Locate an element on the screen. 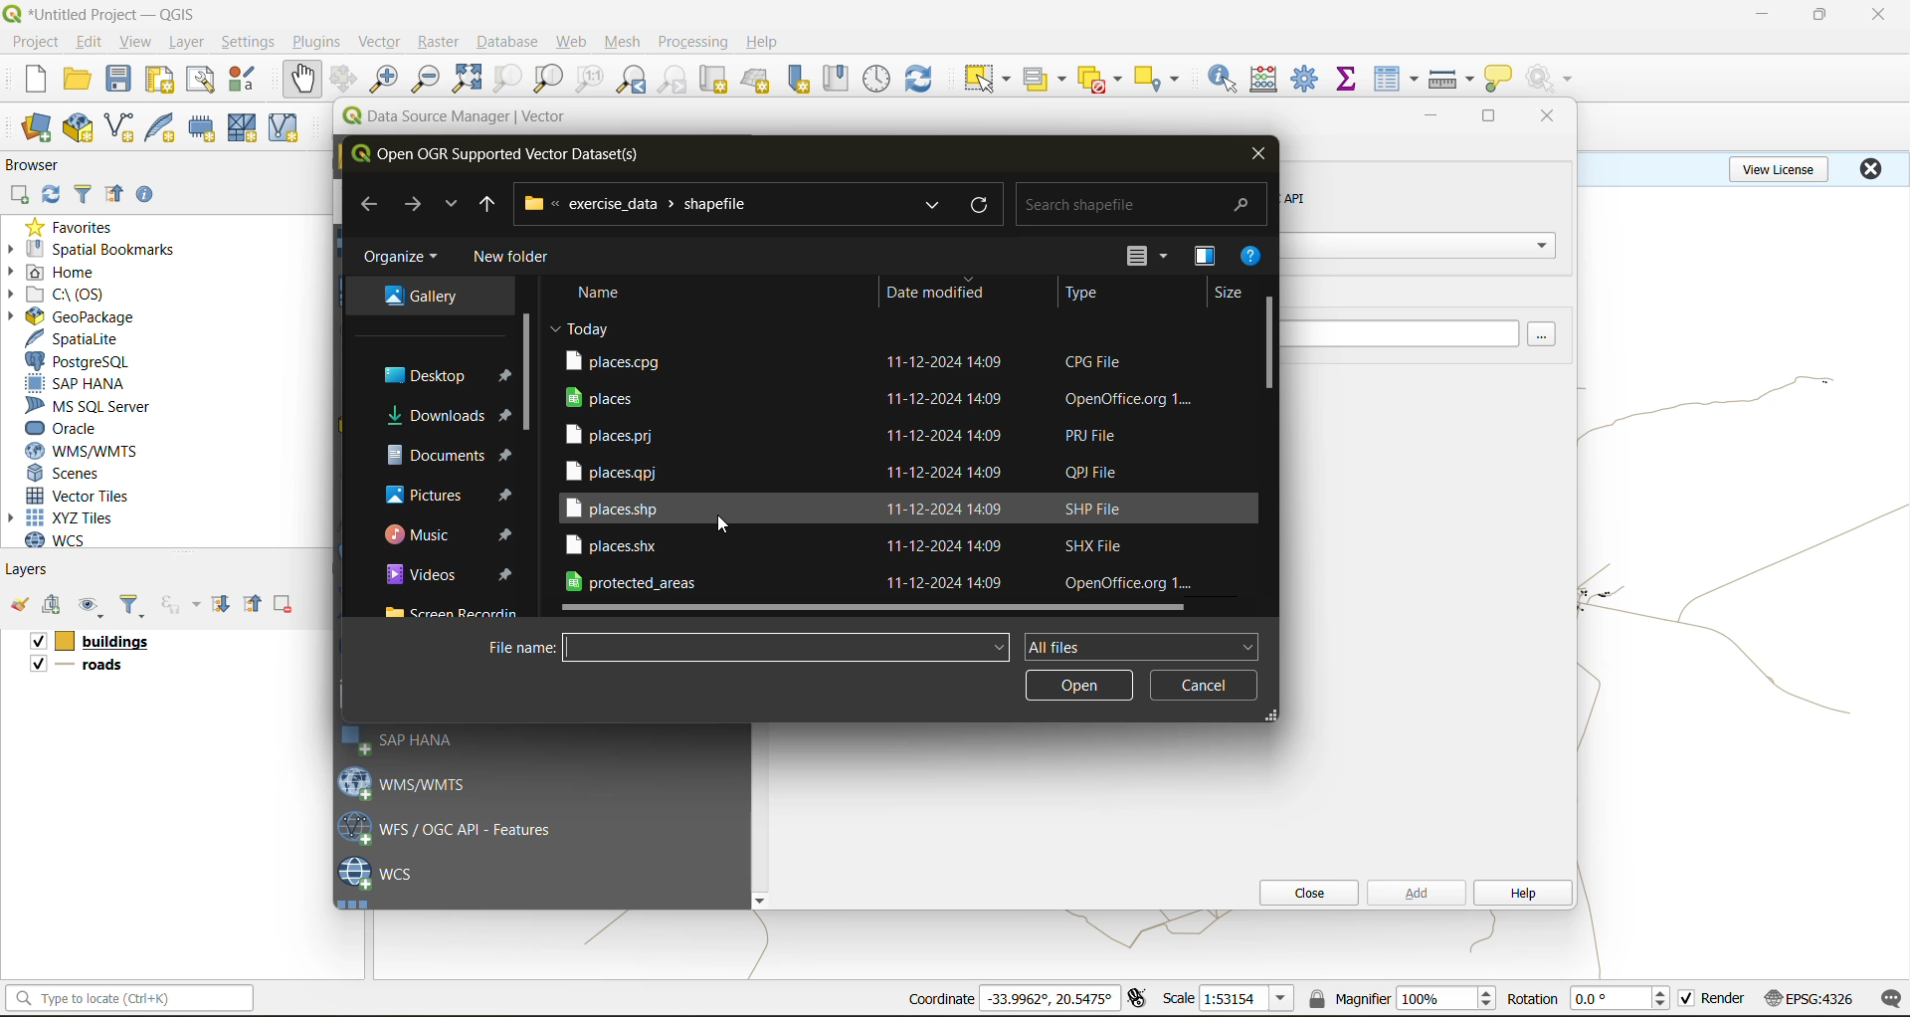 The height and width of the screenshot is (1017, 1910). sap hana is located at coordinates (402, 740).